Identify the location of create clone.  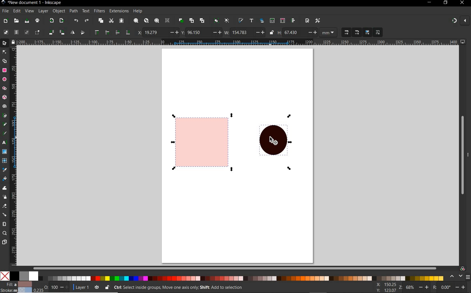
(192, 20).